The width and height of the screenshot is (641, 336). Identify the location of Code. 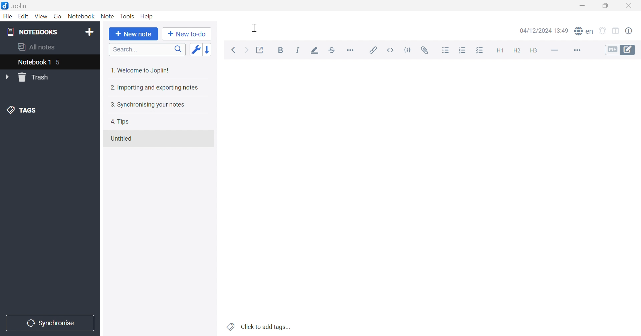
(409, 49).